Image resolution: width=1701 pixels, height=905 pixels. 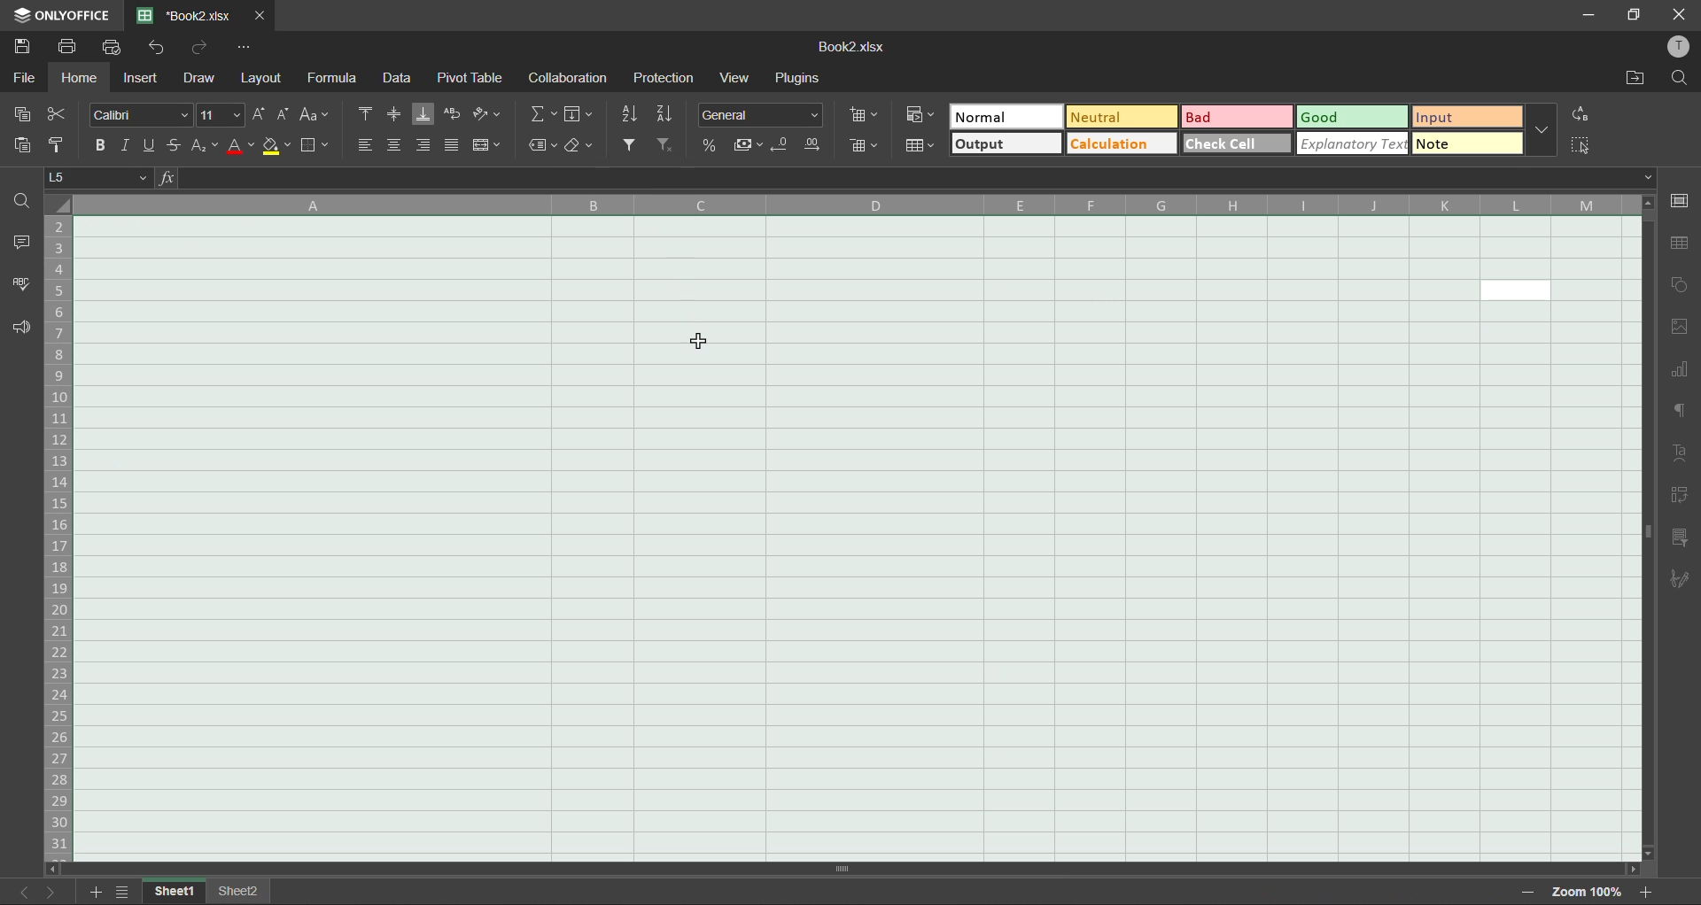 I want to click on accounting, so click(x=750, y=145).